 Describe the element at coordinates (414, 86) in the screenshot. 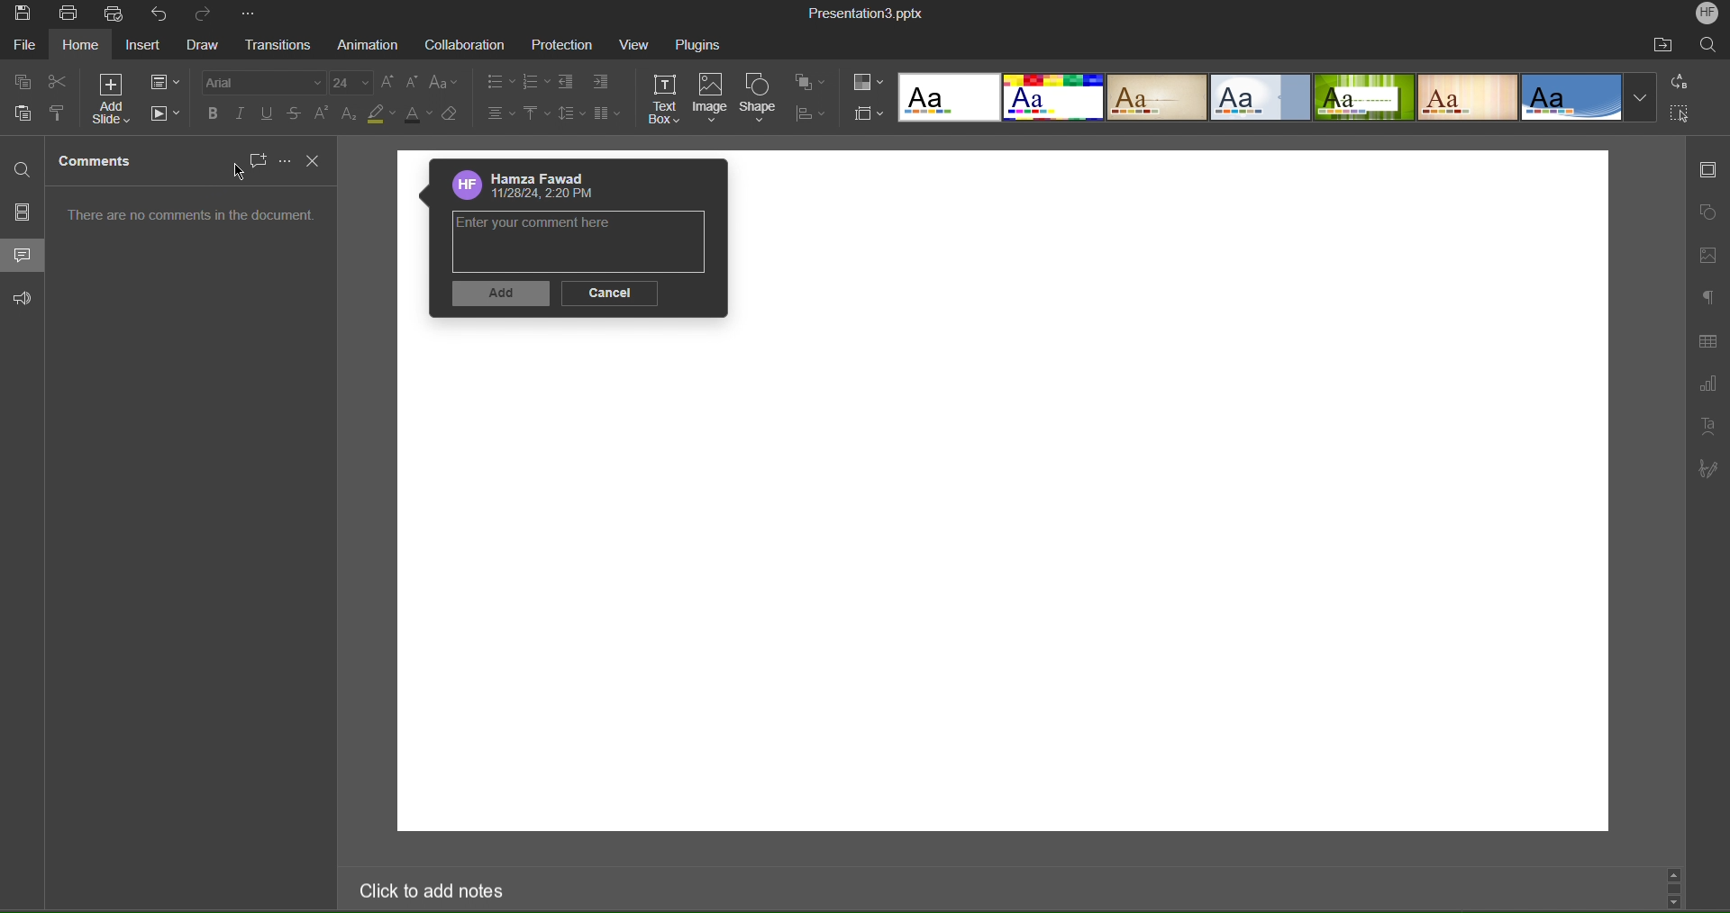

I see `Decrease Size` at that location.